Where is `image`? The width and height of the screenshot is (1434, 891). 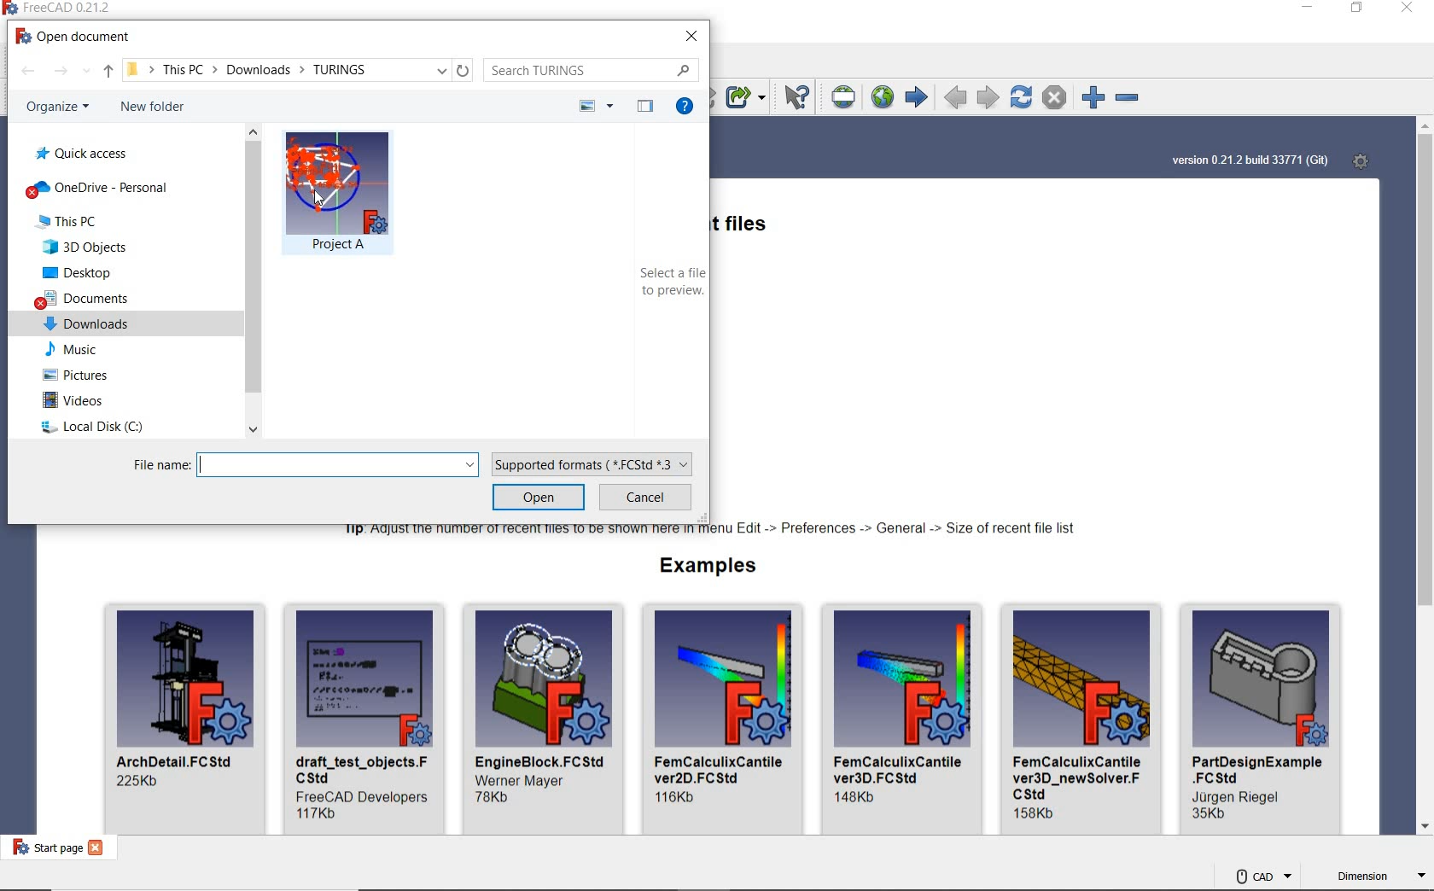
image is located at coordinates (724, 678).